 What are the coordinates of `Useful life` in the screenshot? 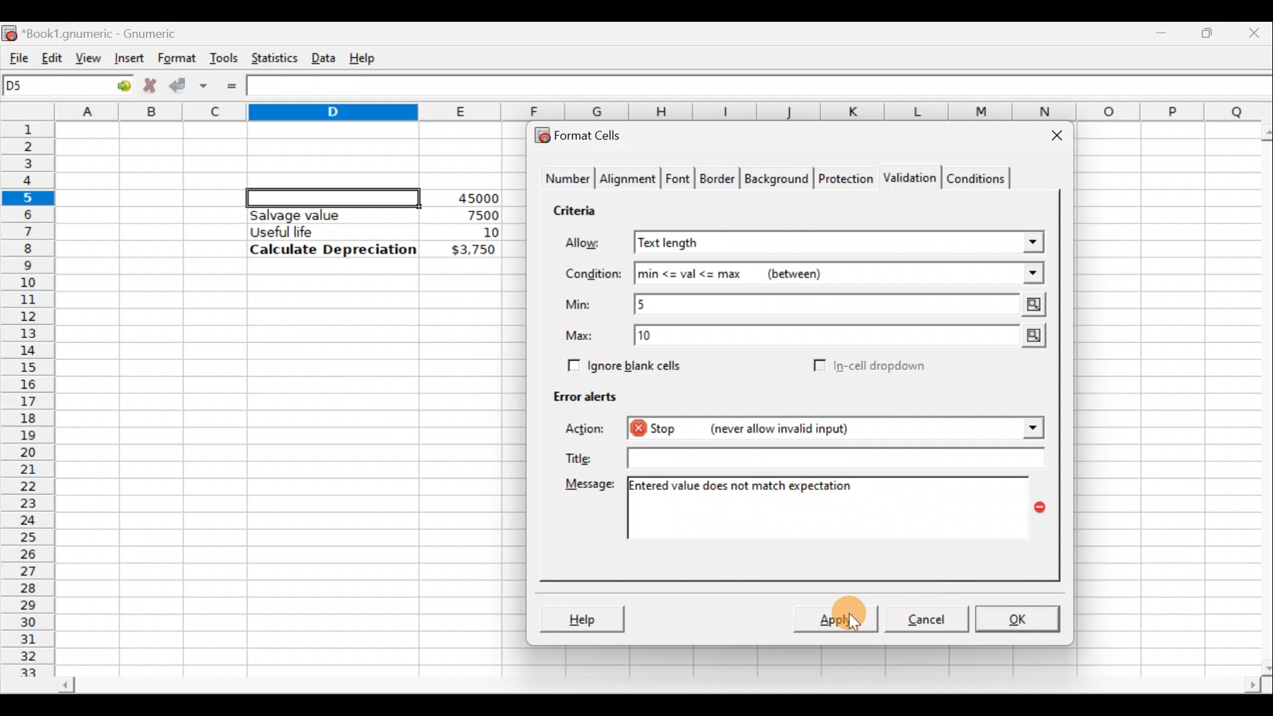 It's located at (326, 231).